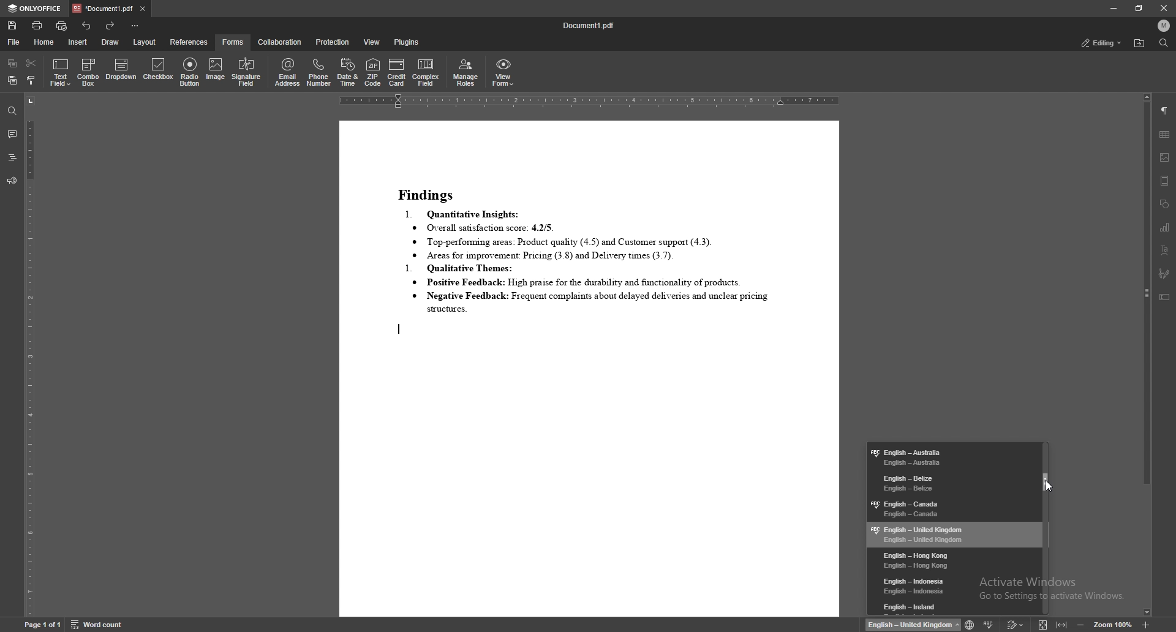 The image size is (1176, 632). What do you see at coordinates (1012, 625) in the screenshot?
I see `track change` at bounding box center [1012, 625].